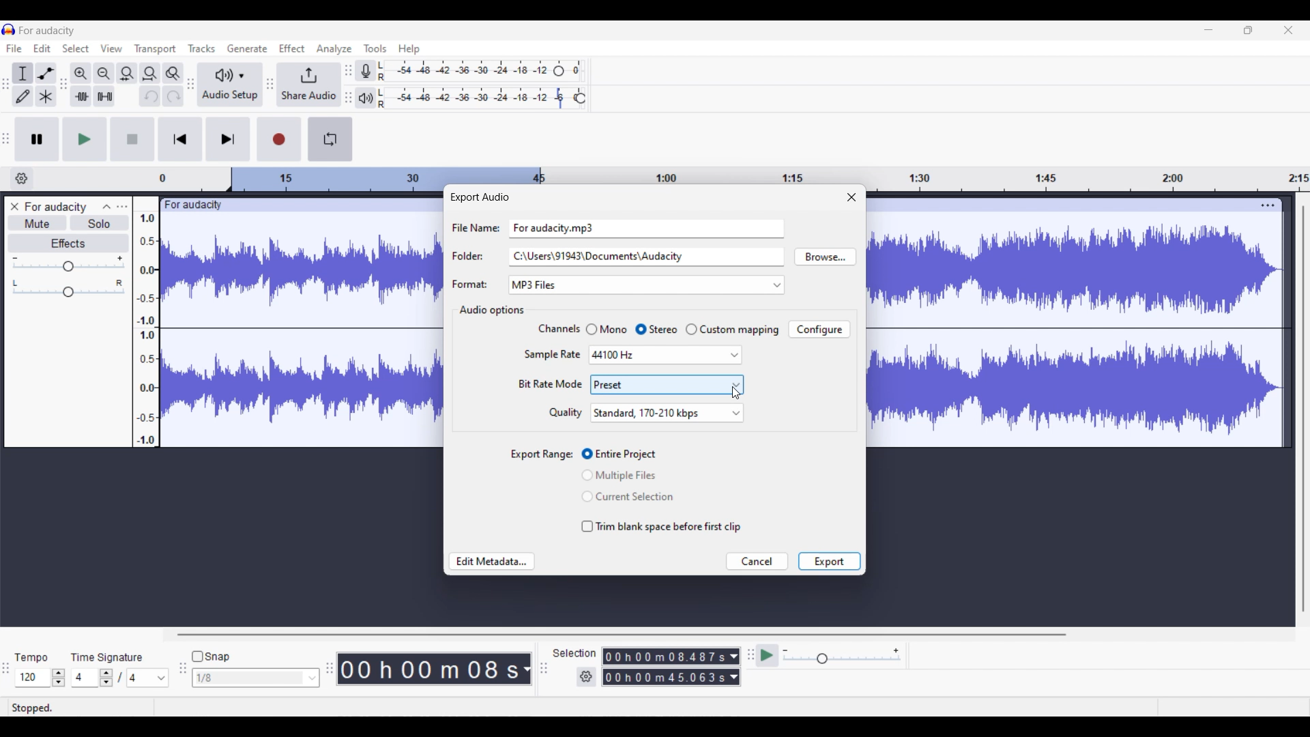 This screenshot has width=1310, height=737. I want to click on Analyze menu, so click(334, 49).